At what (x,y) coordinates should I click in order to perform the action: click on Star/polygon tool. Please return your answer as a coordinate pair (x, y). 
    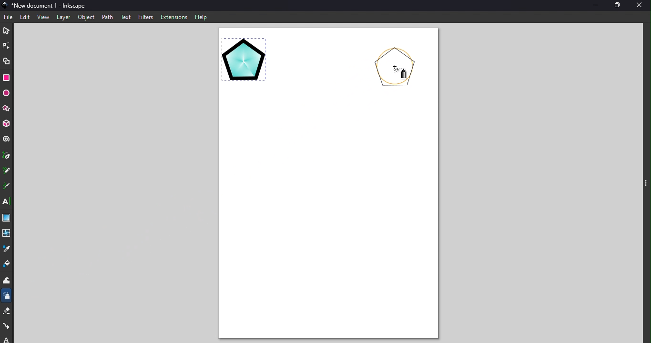
    Looking at the image, I should click on (8, 108).